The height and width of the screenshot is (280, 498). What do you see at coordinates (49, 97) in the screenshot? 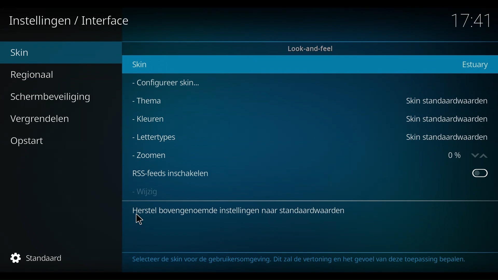
I see `Schermbeveiliging` at bounding box center [49, 97].